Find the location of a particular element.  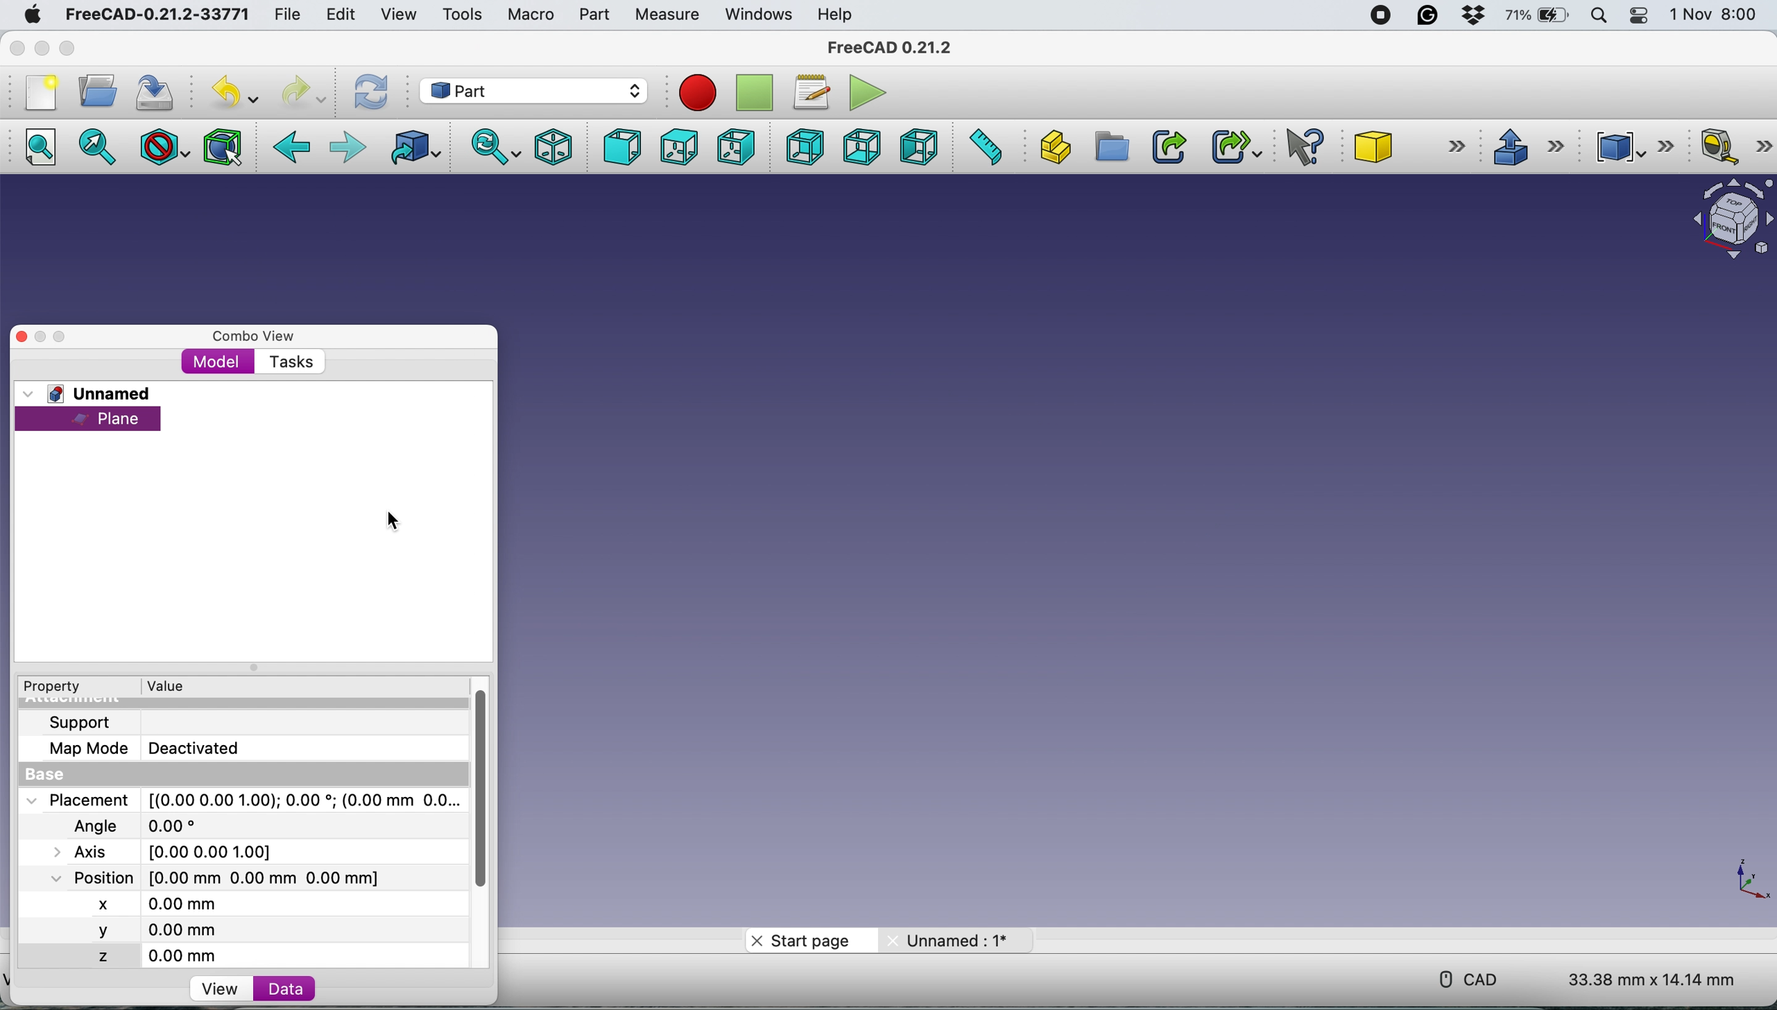

value is located at coordinates (173, 686).